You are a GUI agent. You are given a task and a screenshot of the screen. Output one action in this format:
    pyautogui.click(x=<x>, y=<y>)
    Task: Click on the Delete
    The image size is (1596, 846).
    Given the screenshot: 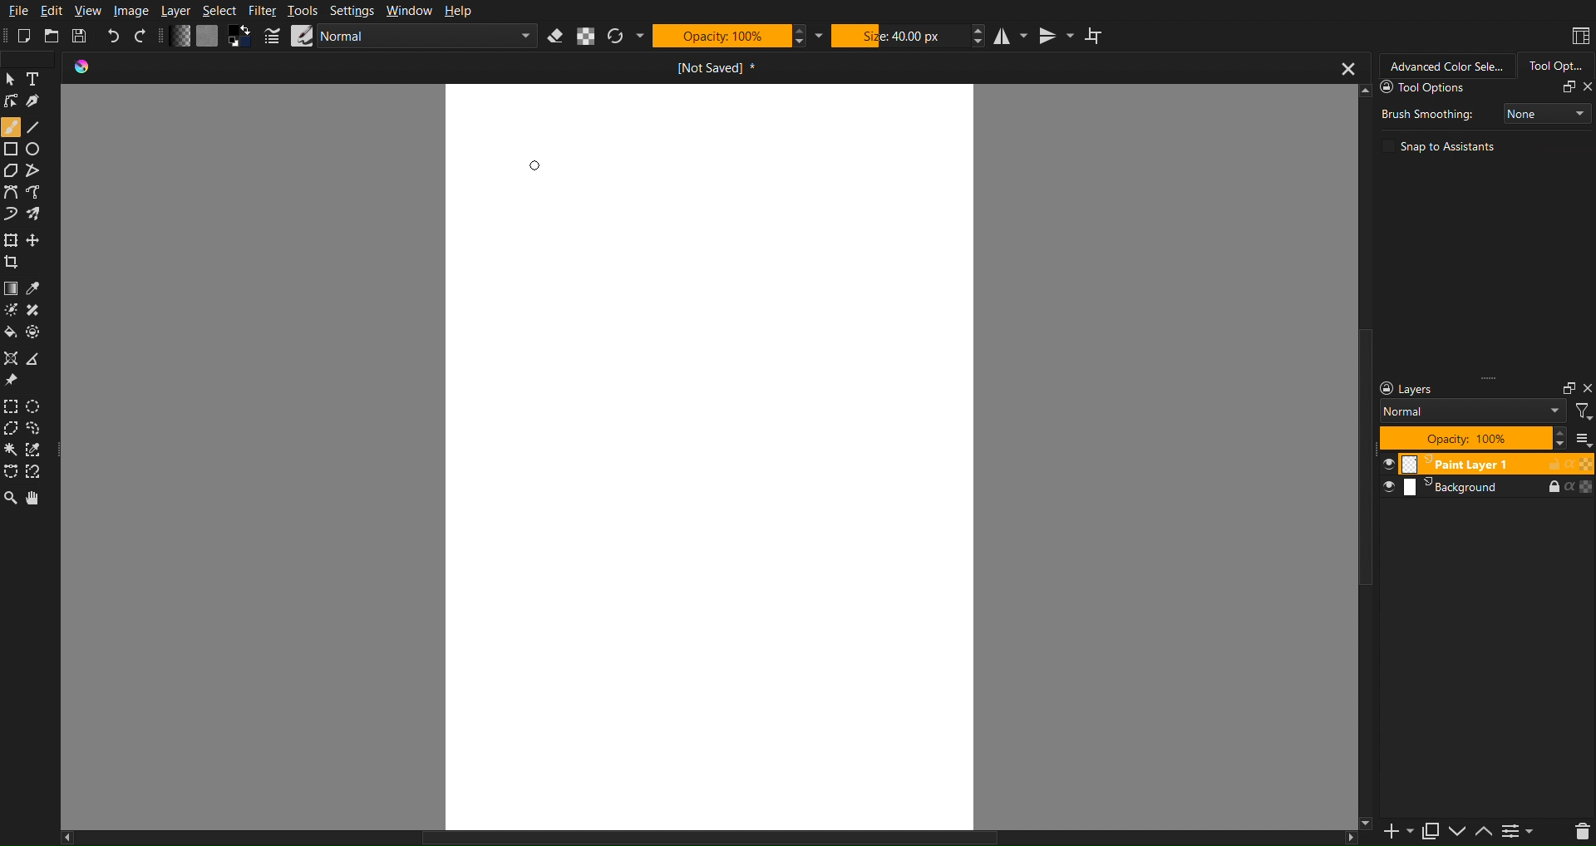 What is the action you would take?
    pyautogui.click(x=1577, y=833)
    